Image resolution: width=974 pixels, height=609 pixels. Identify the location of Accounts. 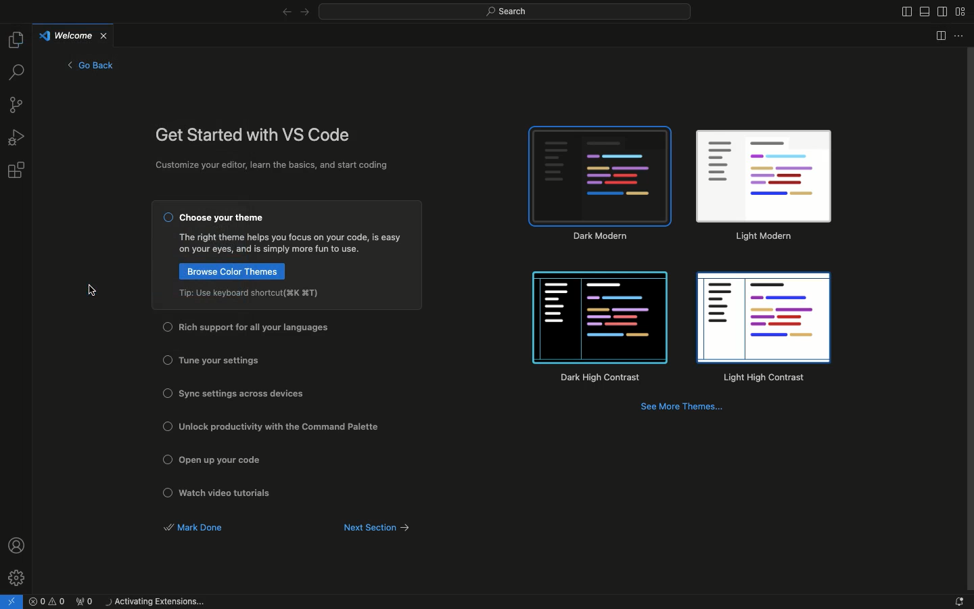
(18, 545).